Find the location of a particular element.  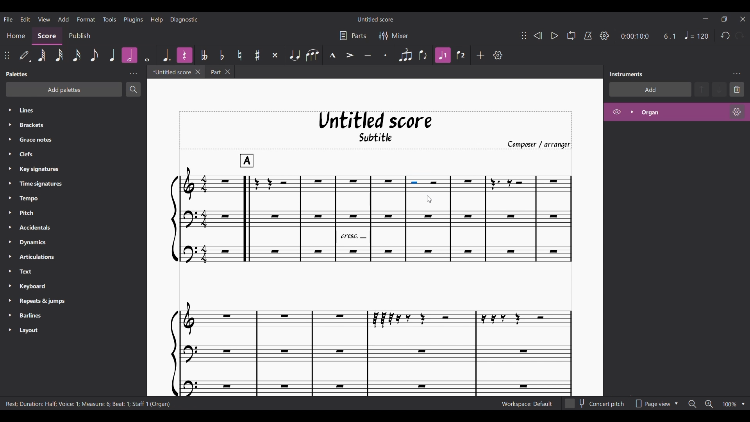

Score title, sub-title, and composer name is located at coordinates (376, 130).